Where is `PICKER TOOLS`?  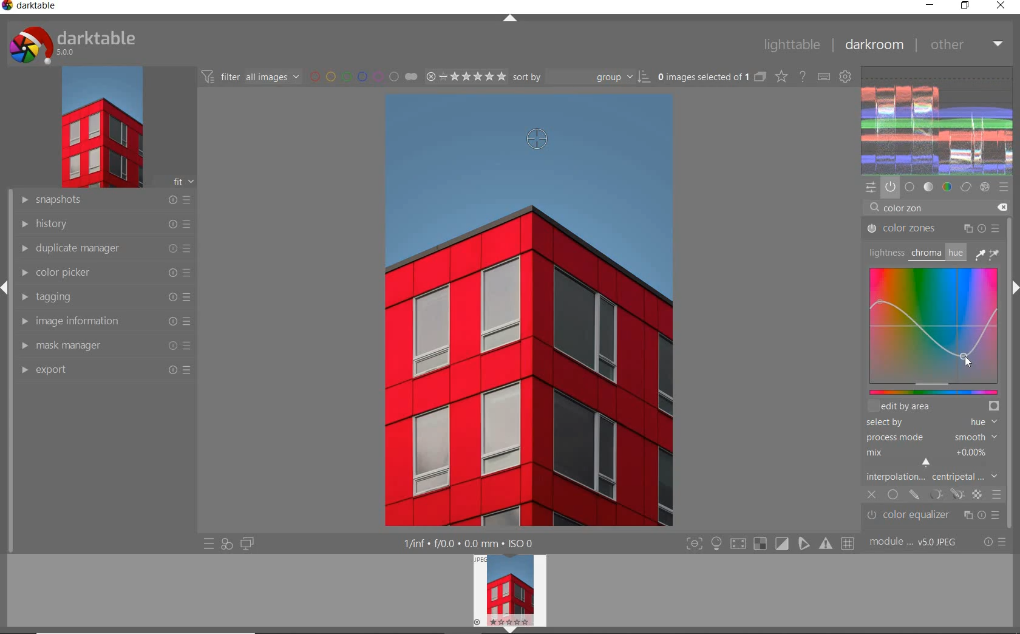 PICKER TOOLS is located at coordinates (988, 254).